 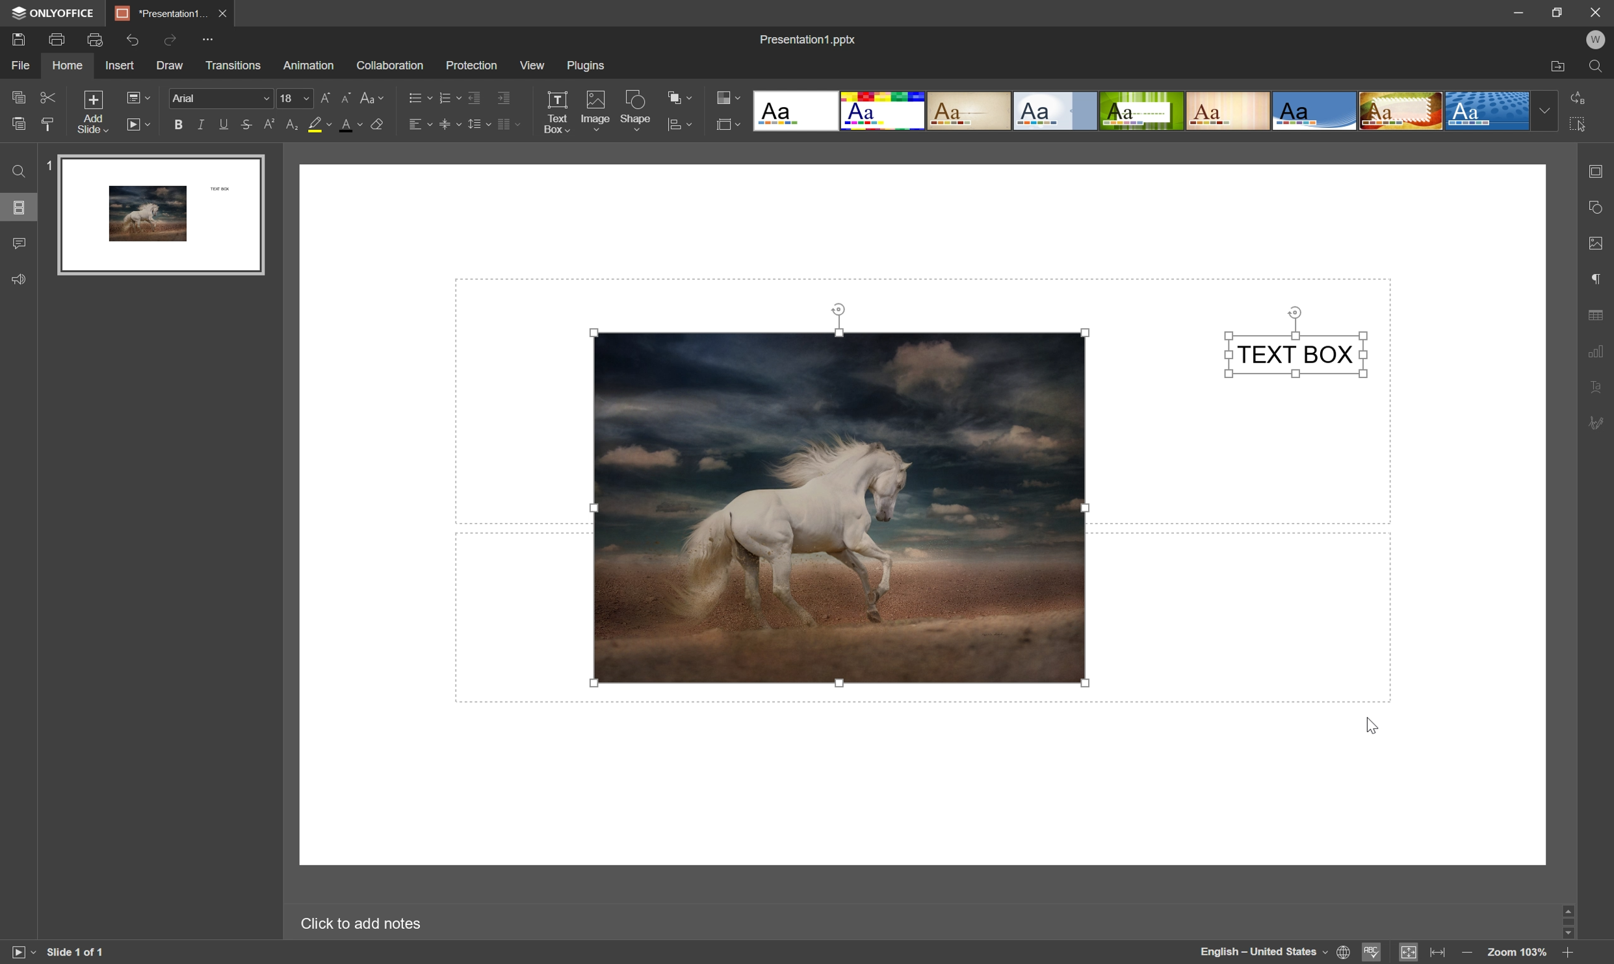 What do you see at coordinates (247, 125) in the screenshot?
I see `strikethrough` at bounding box center [247, 125].